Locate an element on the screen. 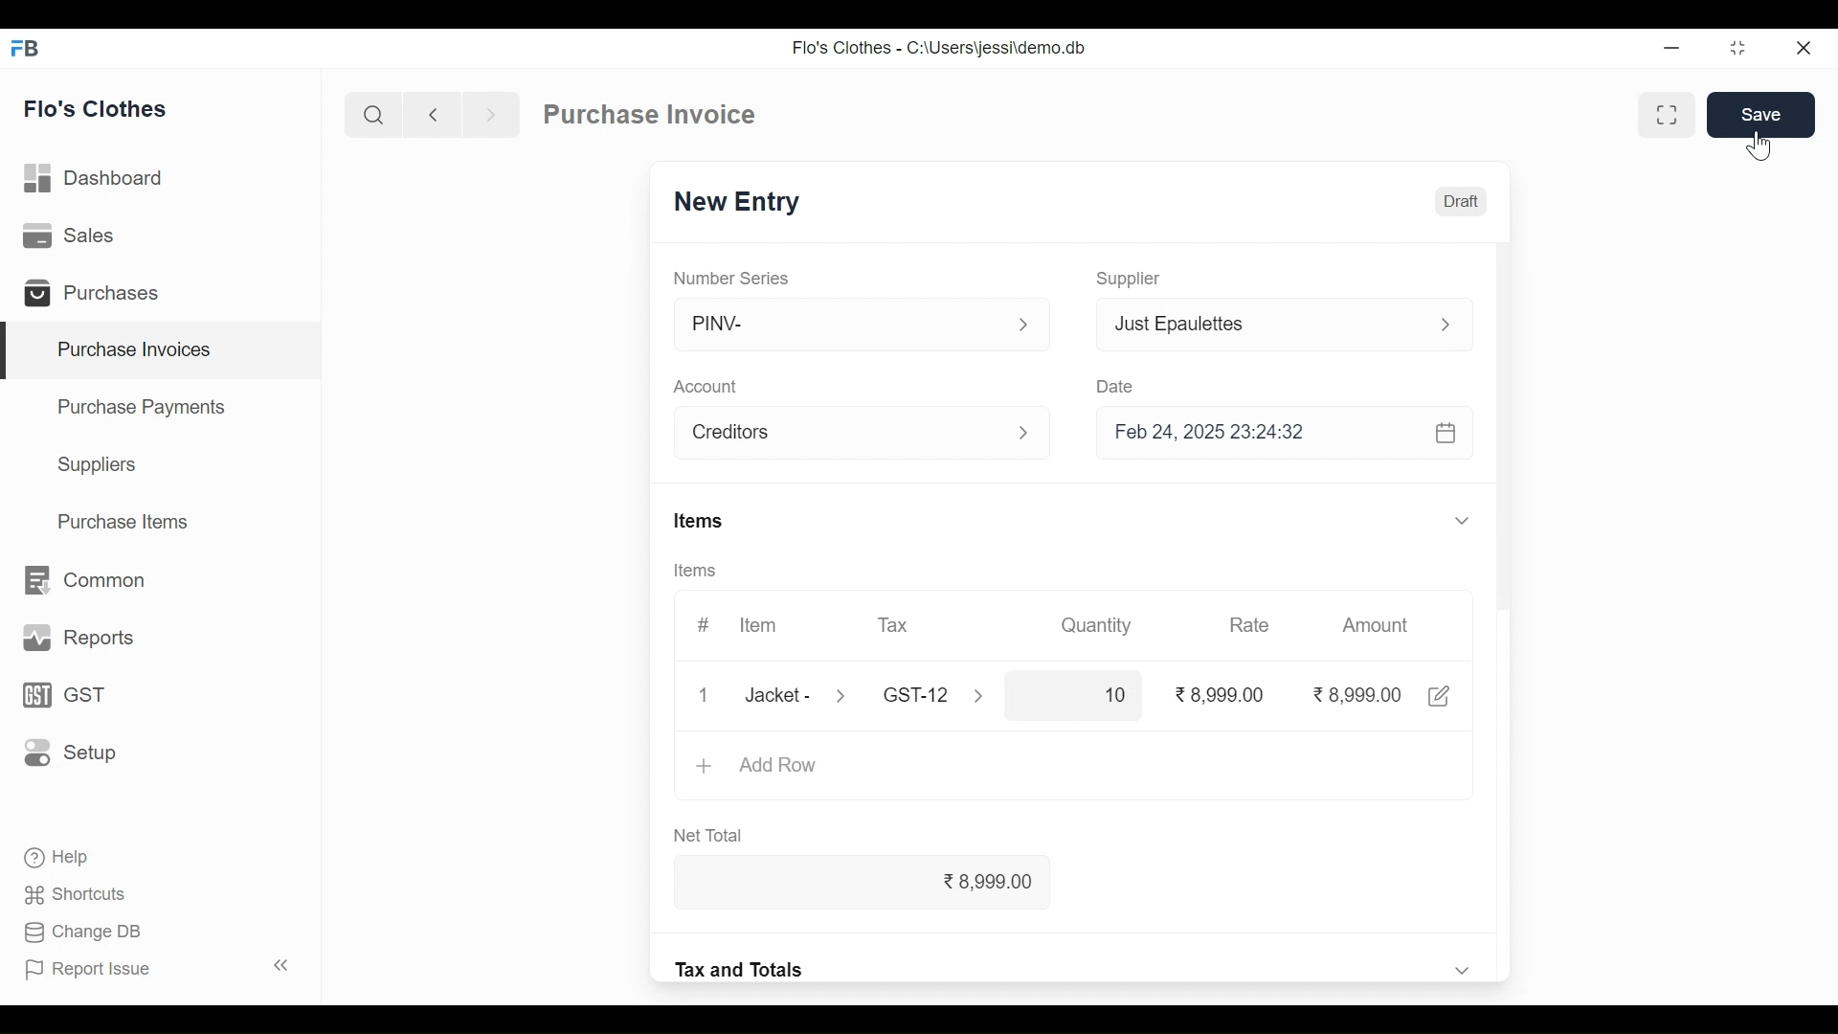 The height and width of the screenshot is (1034, 1838). Expand is located at coordinates (1445, 325).